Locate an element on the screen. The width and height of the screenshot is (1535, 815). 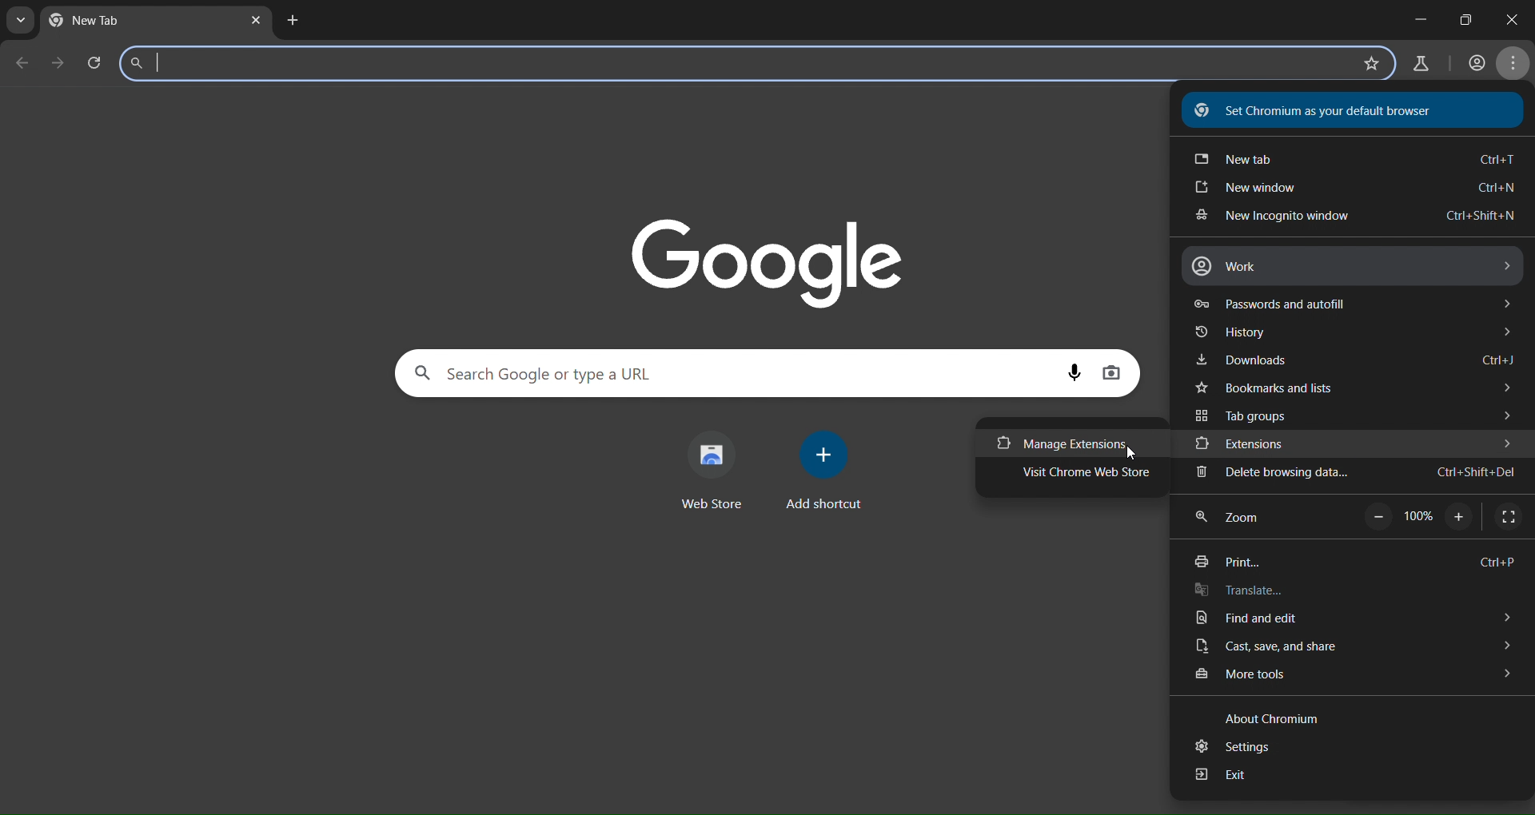
go back one page is located at coordinates (25, 62).